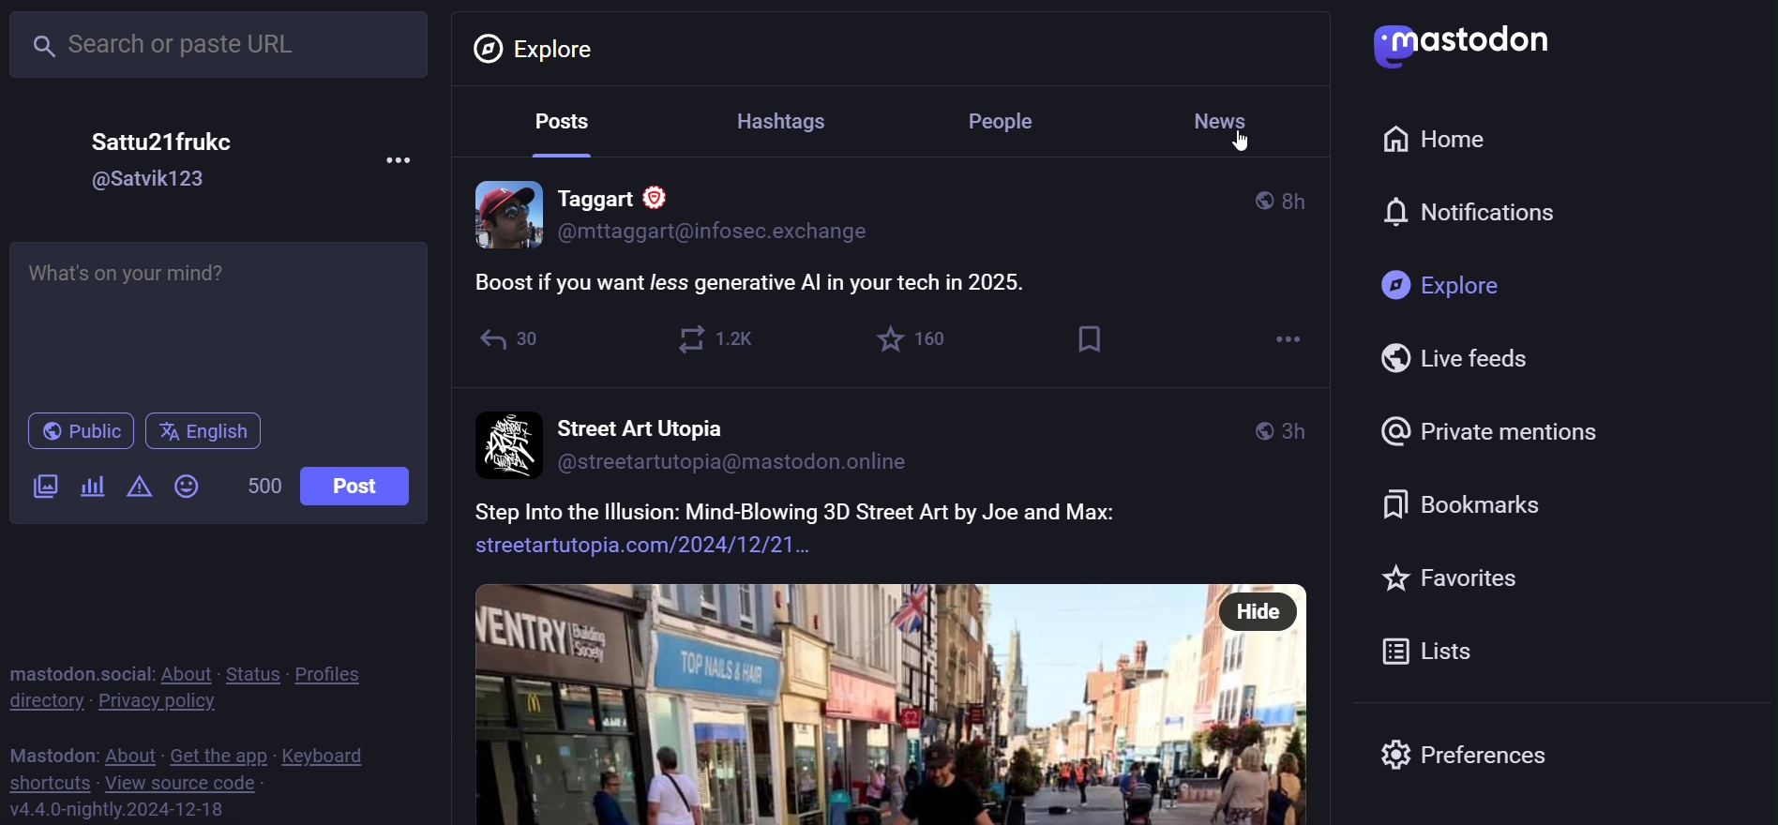 The image size is (1778, 825). What do you see at coordinates (1282, 343) in the screenshot?
I see `more` at bounding box center [1282, 343].